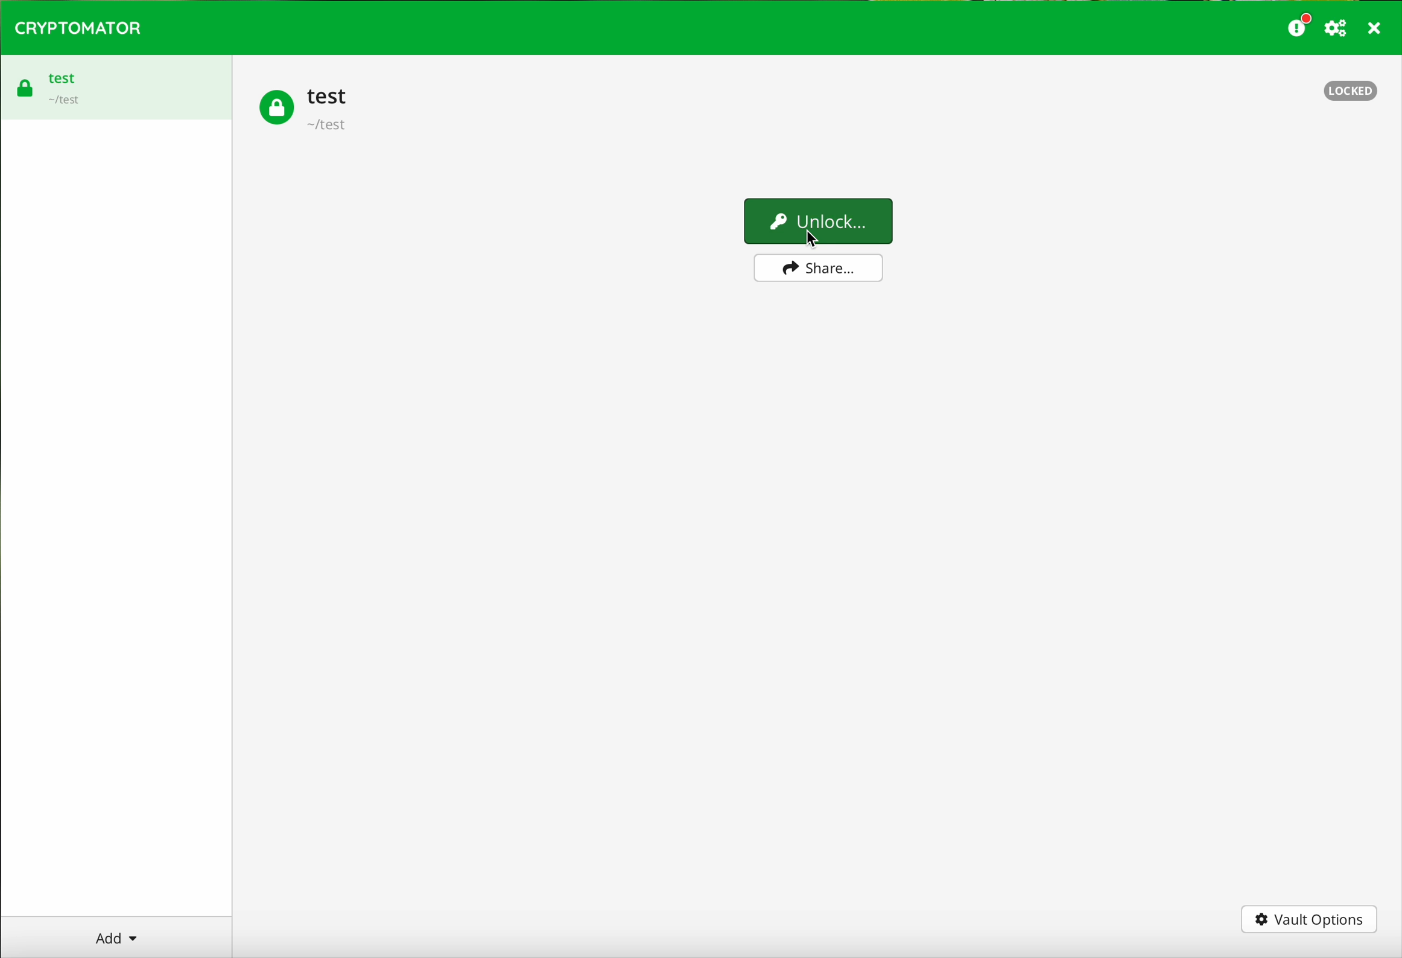  What do you see at coordinates (78, 26) in the screenshot?
I see `CRYPTOMATOR` at bounding box center [78, 26].